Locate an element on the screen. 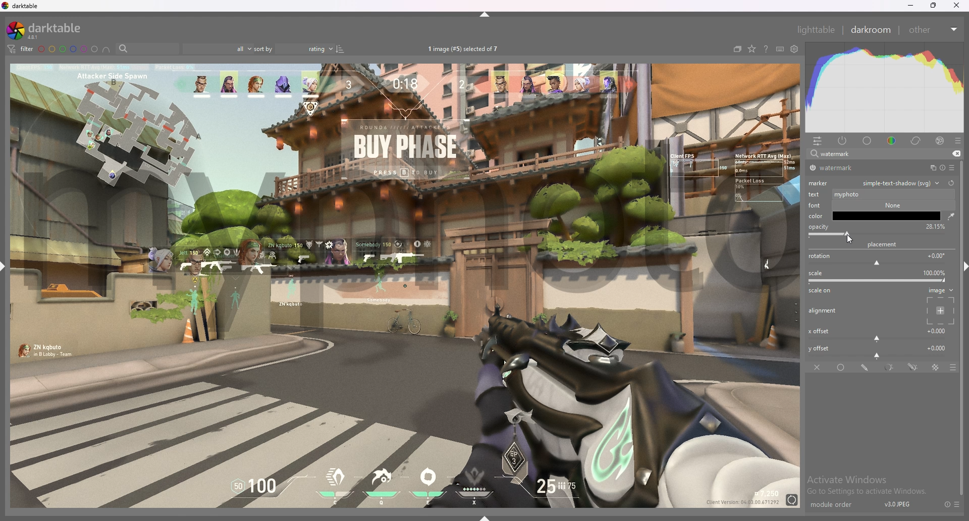 The image size is (969, 521). image is located at coordinates (939, 305).